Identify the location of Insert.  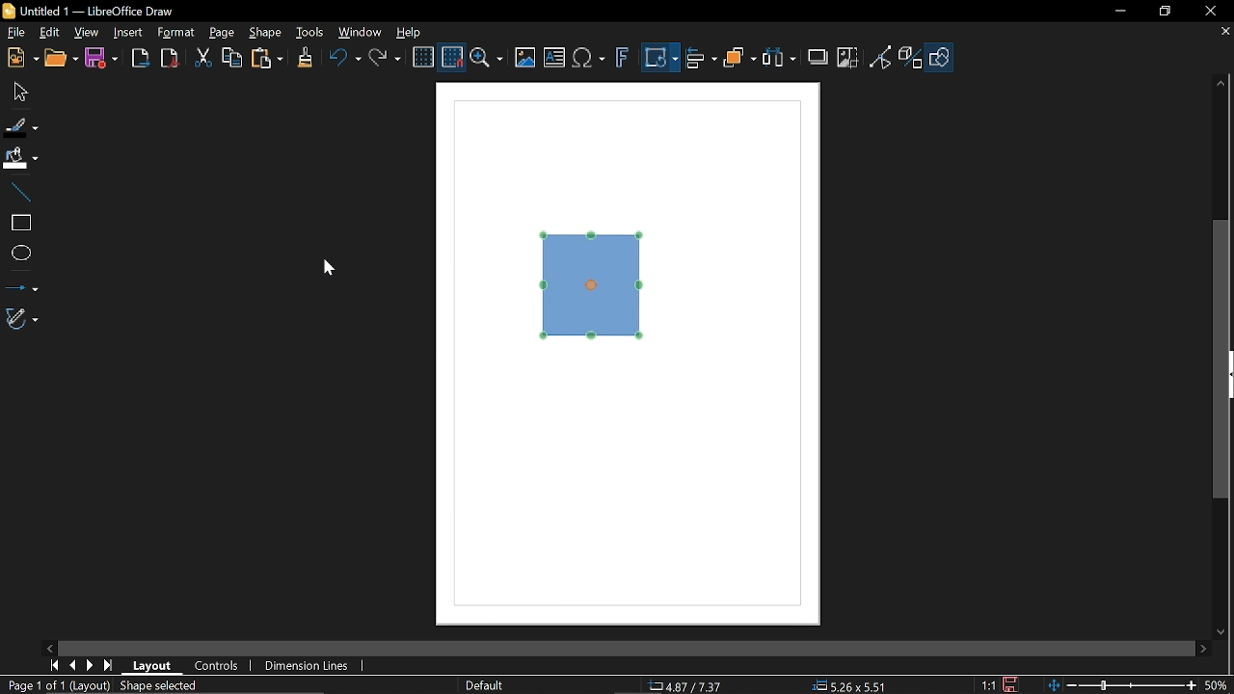
(126, 32).